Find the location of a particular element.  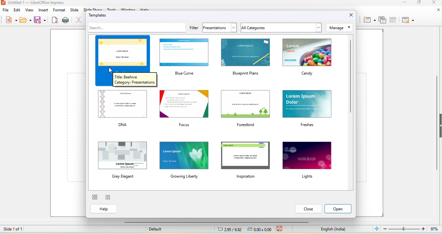

file is located at coordinates (6, 10).